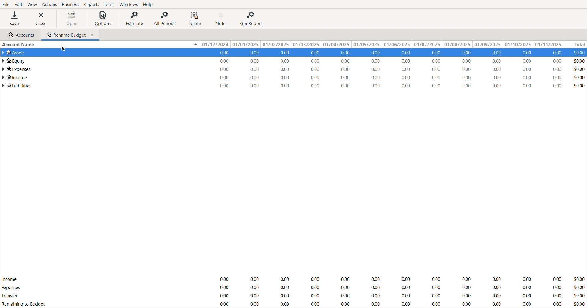  I want to click on Help, so click(150, 4).